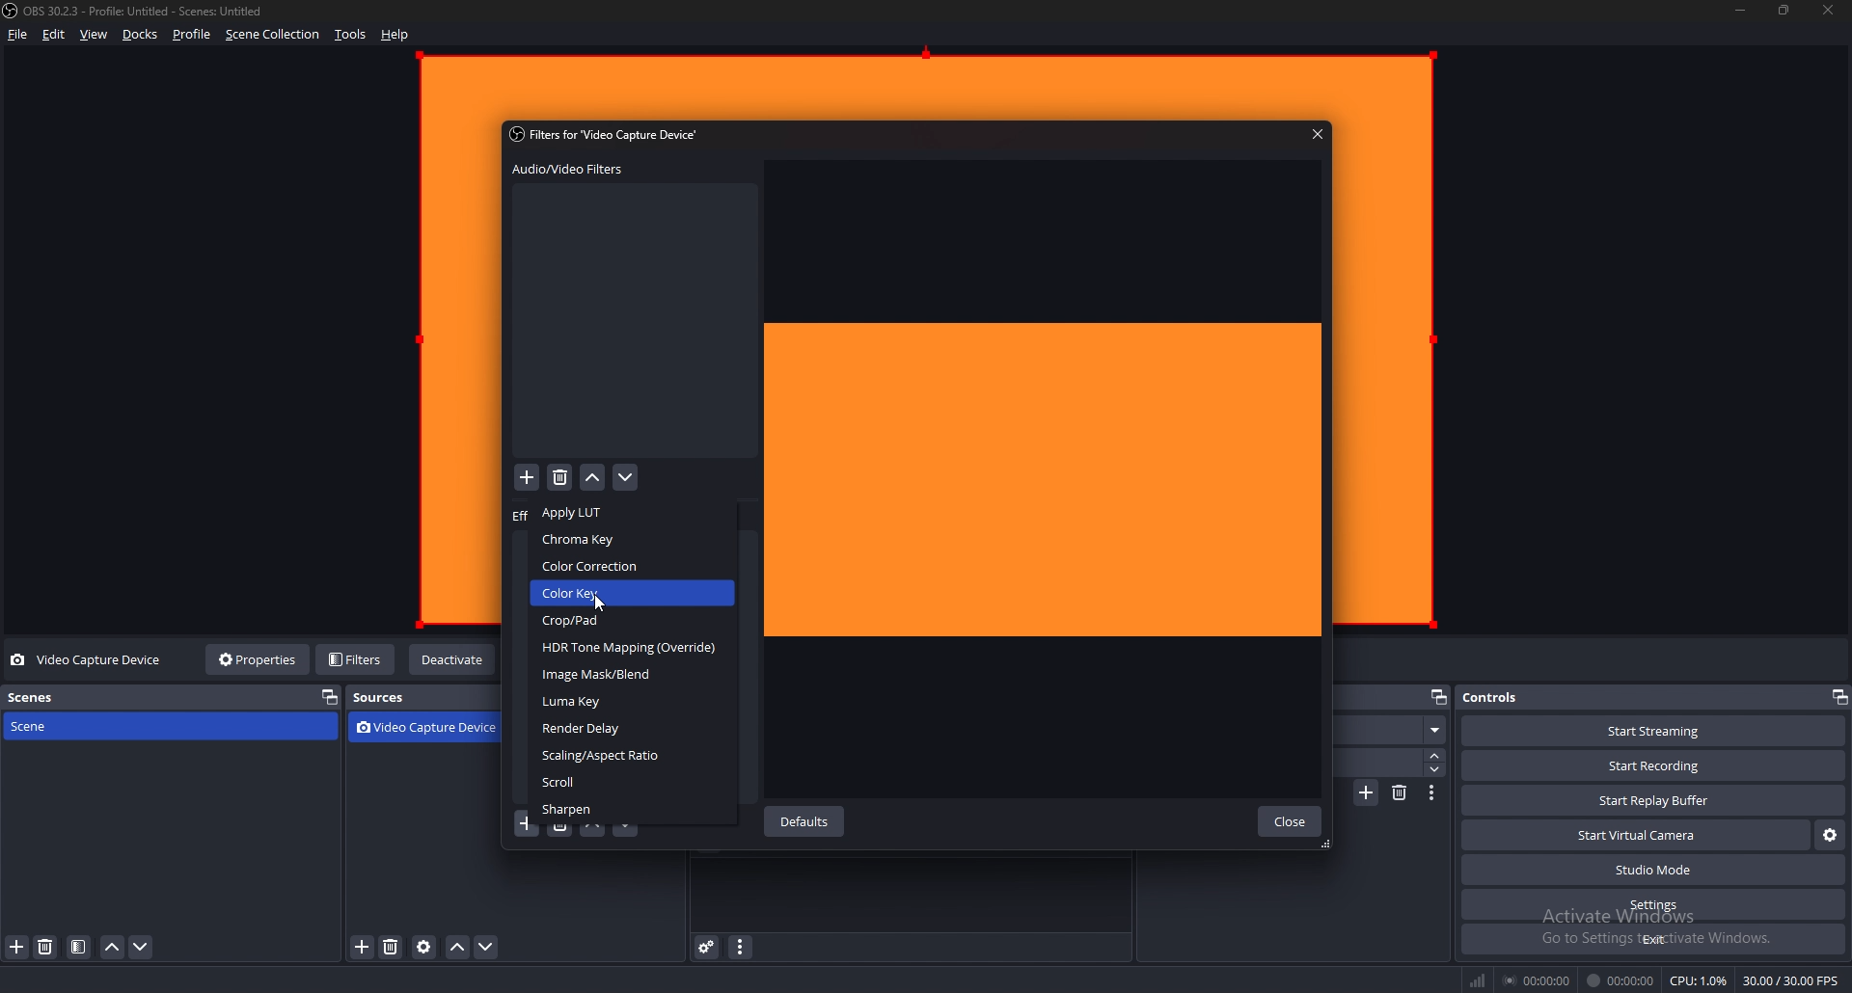  Describe the element at coordinates (1792, 980) in the screenshot. I see `30.00 / 30.00 FPS` at that location.